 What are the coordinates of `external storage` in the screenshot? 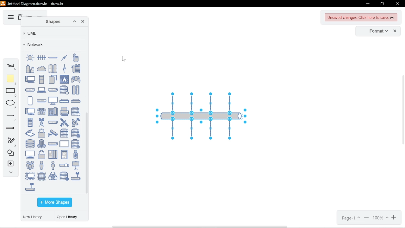 It's located at (53, 79).